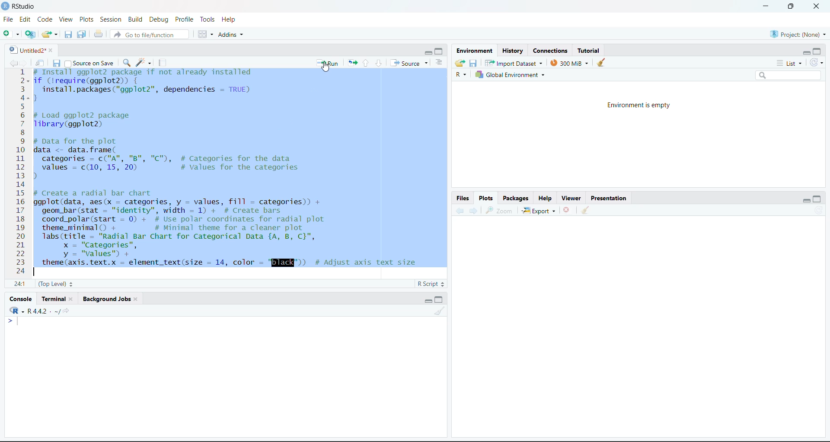 The image size is (830, 442). I want to click on 300MB, so click(572, 63).